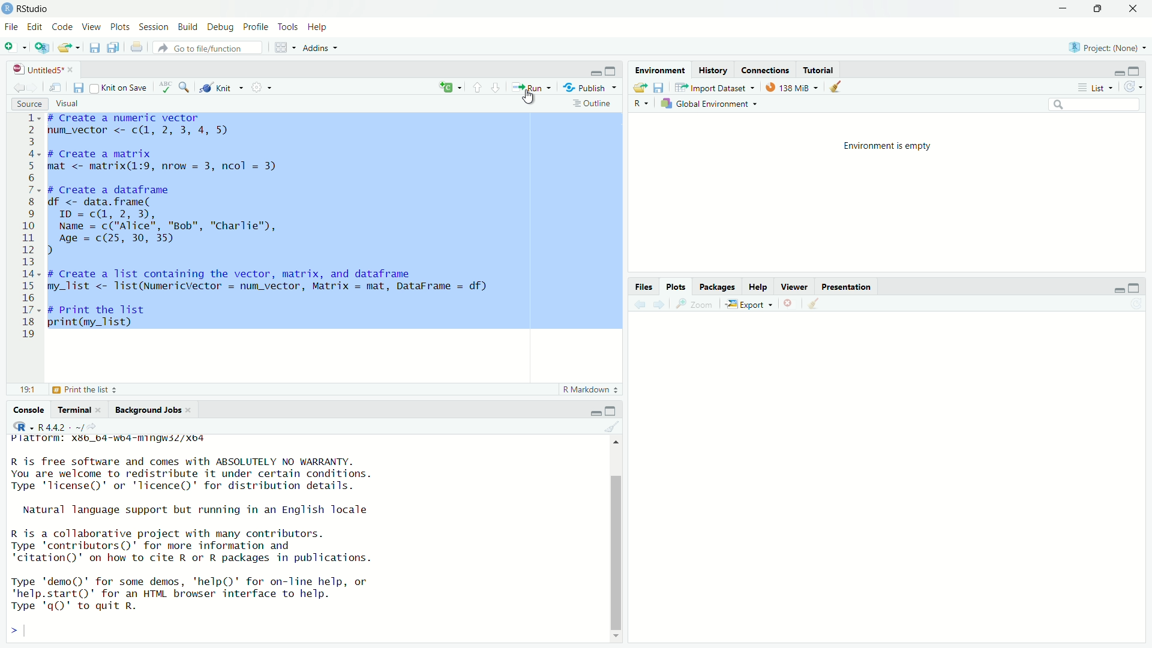 The height and width of the screenshot is (648, 1152). I want to click on Session, so click(155, 26).